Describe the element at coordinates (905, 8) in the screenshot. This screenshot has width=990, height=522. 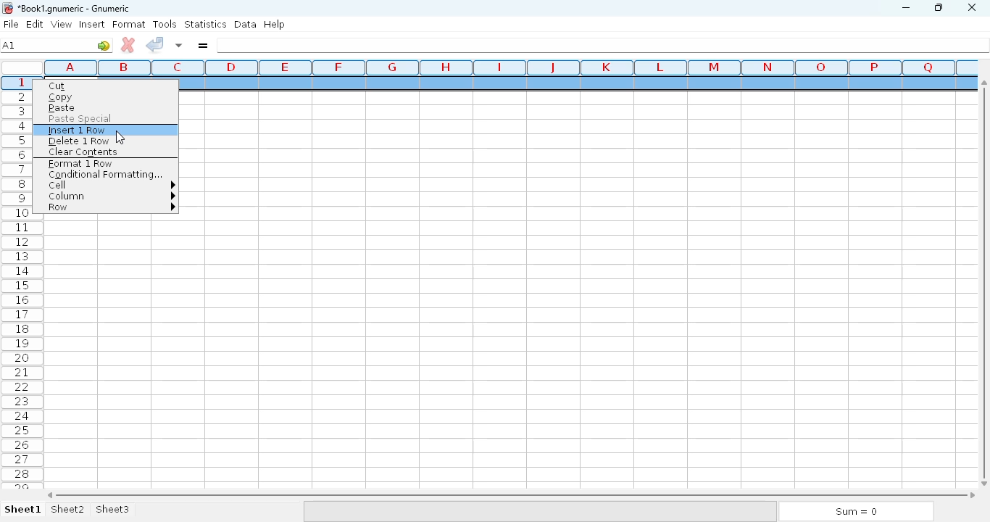
I see `minimize` at that location.